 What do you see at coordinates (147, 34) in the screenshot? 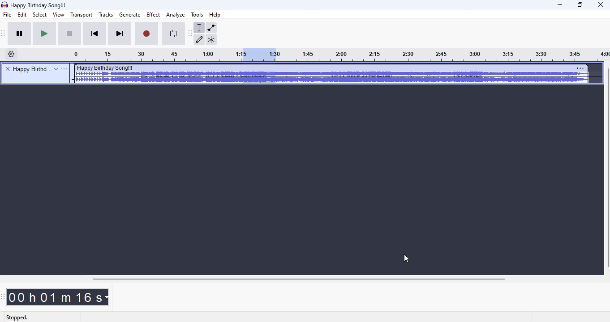
I see `record` at bounding box center [147, 34].